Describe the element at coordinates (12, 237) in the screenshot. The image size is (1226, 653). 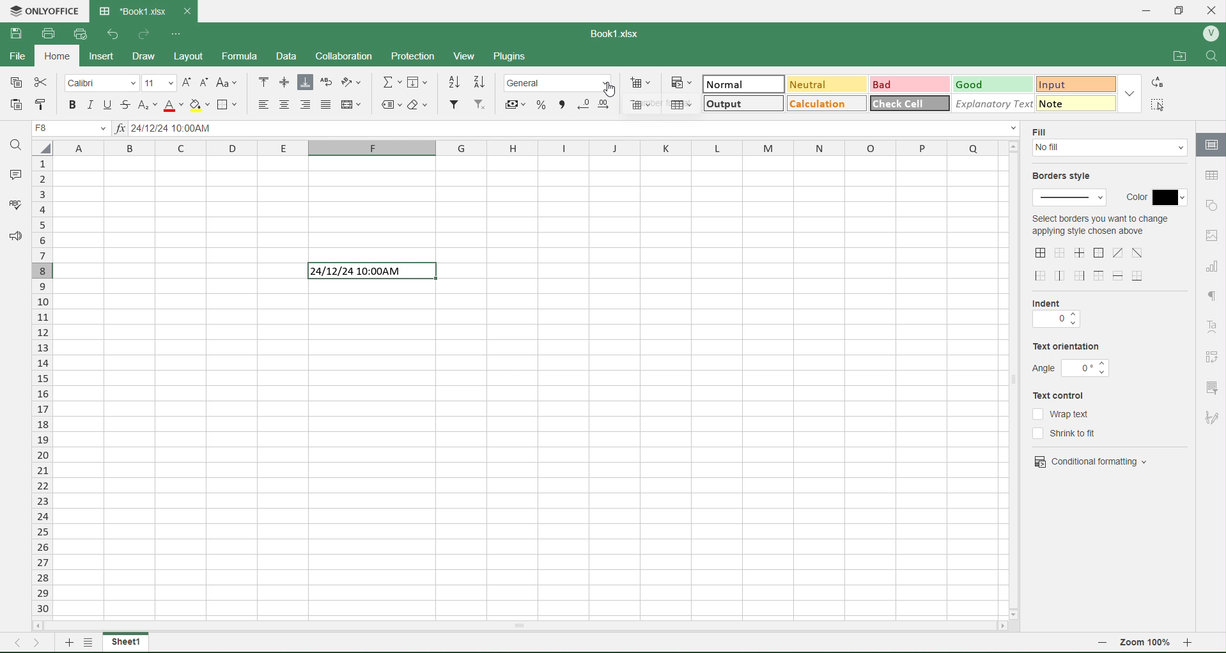
I see `Feedback and Support` at that location.